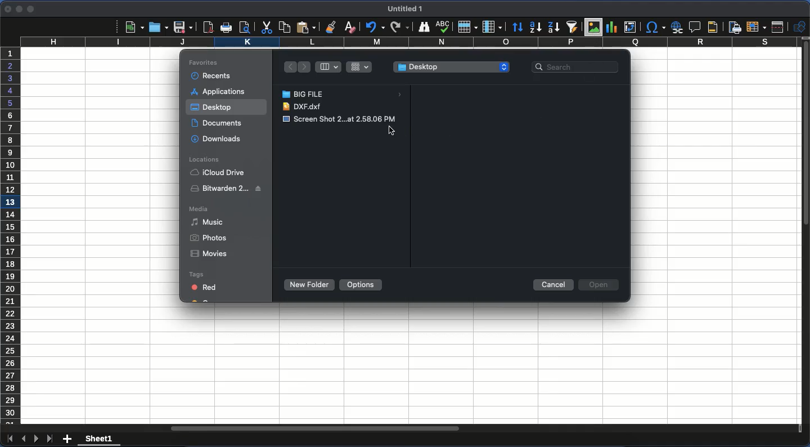 The image size is (810, 447). I want to click on next sheet, so click(37, 439).